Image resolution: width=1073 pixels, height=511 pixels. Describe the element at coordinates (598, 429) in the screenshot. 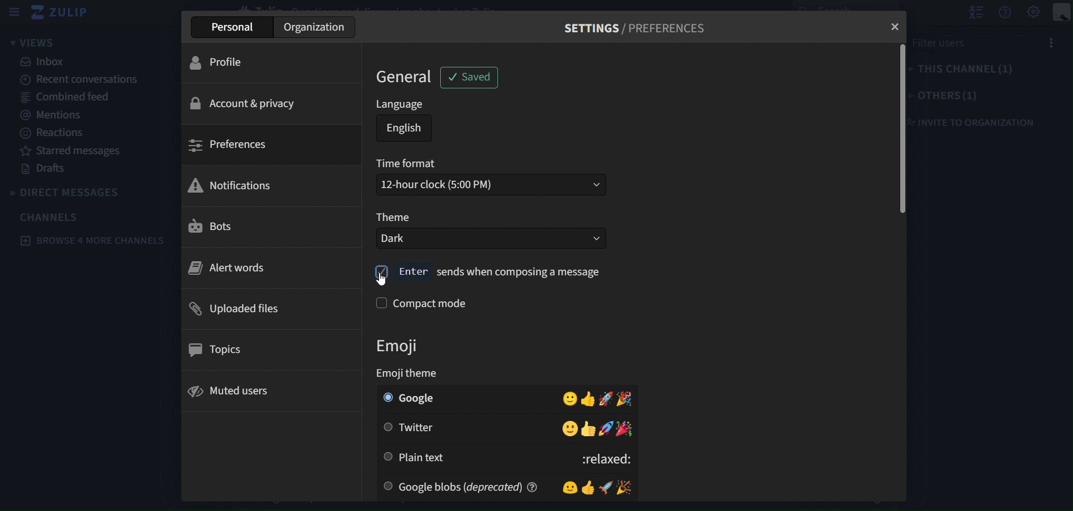

I see `Emojis` at that location.